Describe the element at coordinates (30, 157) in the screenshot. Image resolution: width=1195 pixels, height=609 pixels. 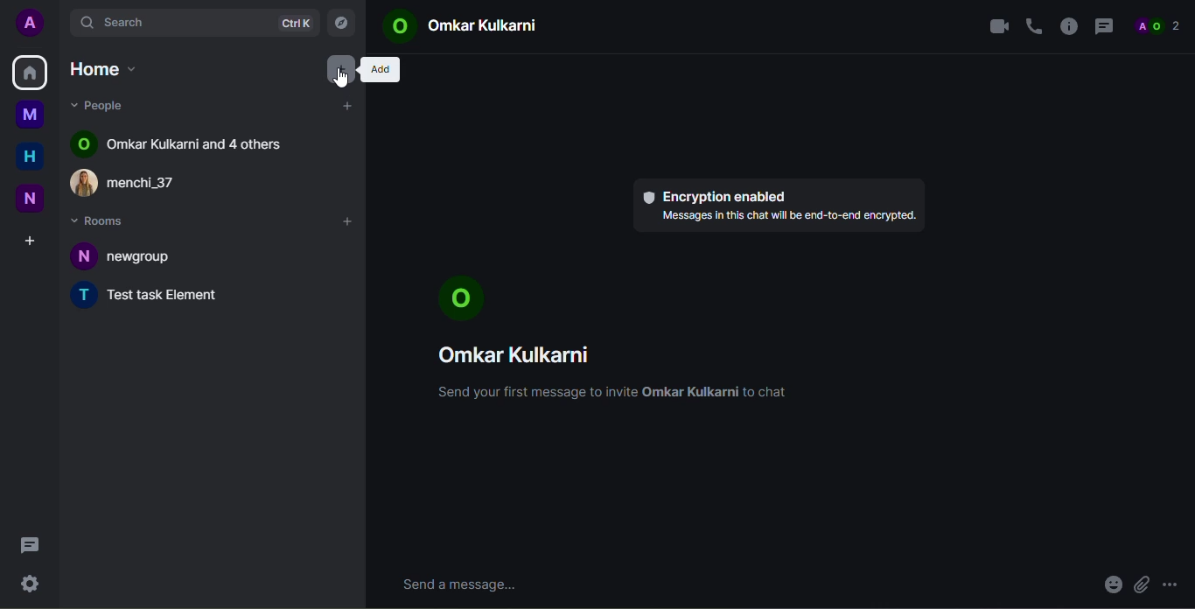
I see `home` at that location.